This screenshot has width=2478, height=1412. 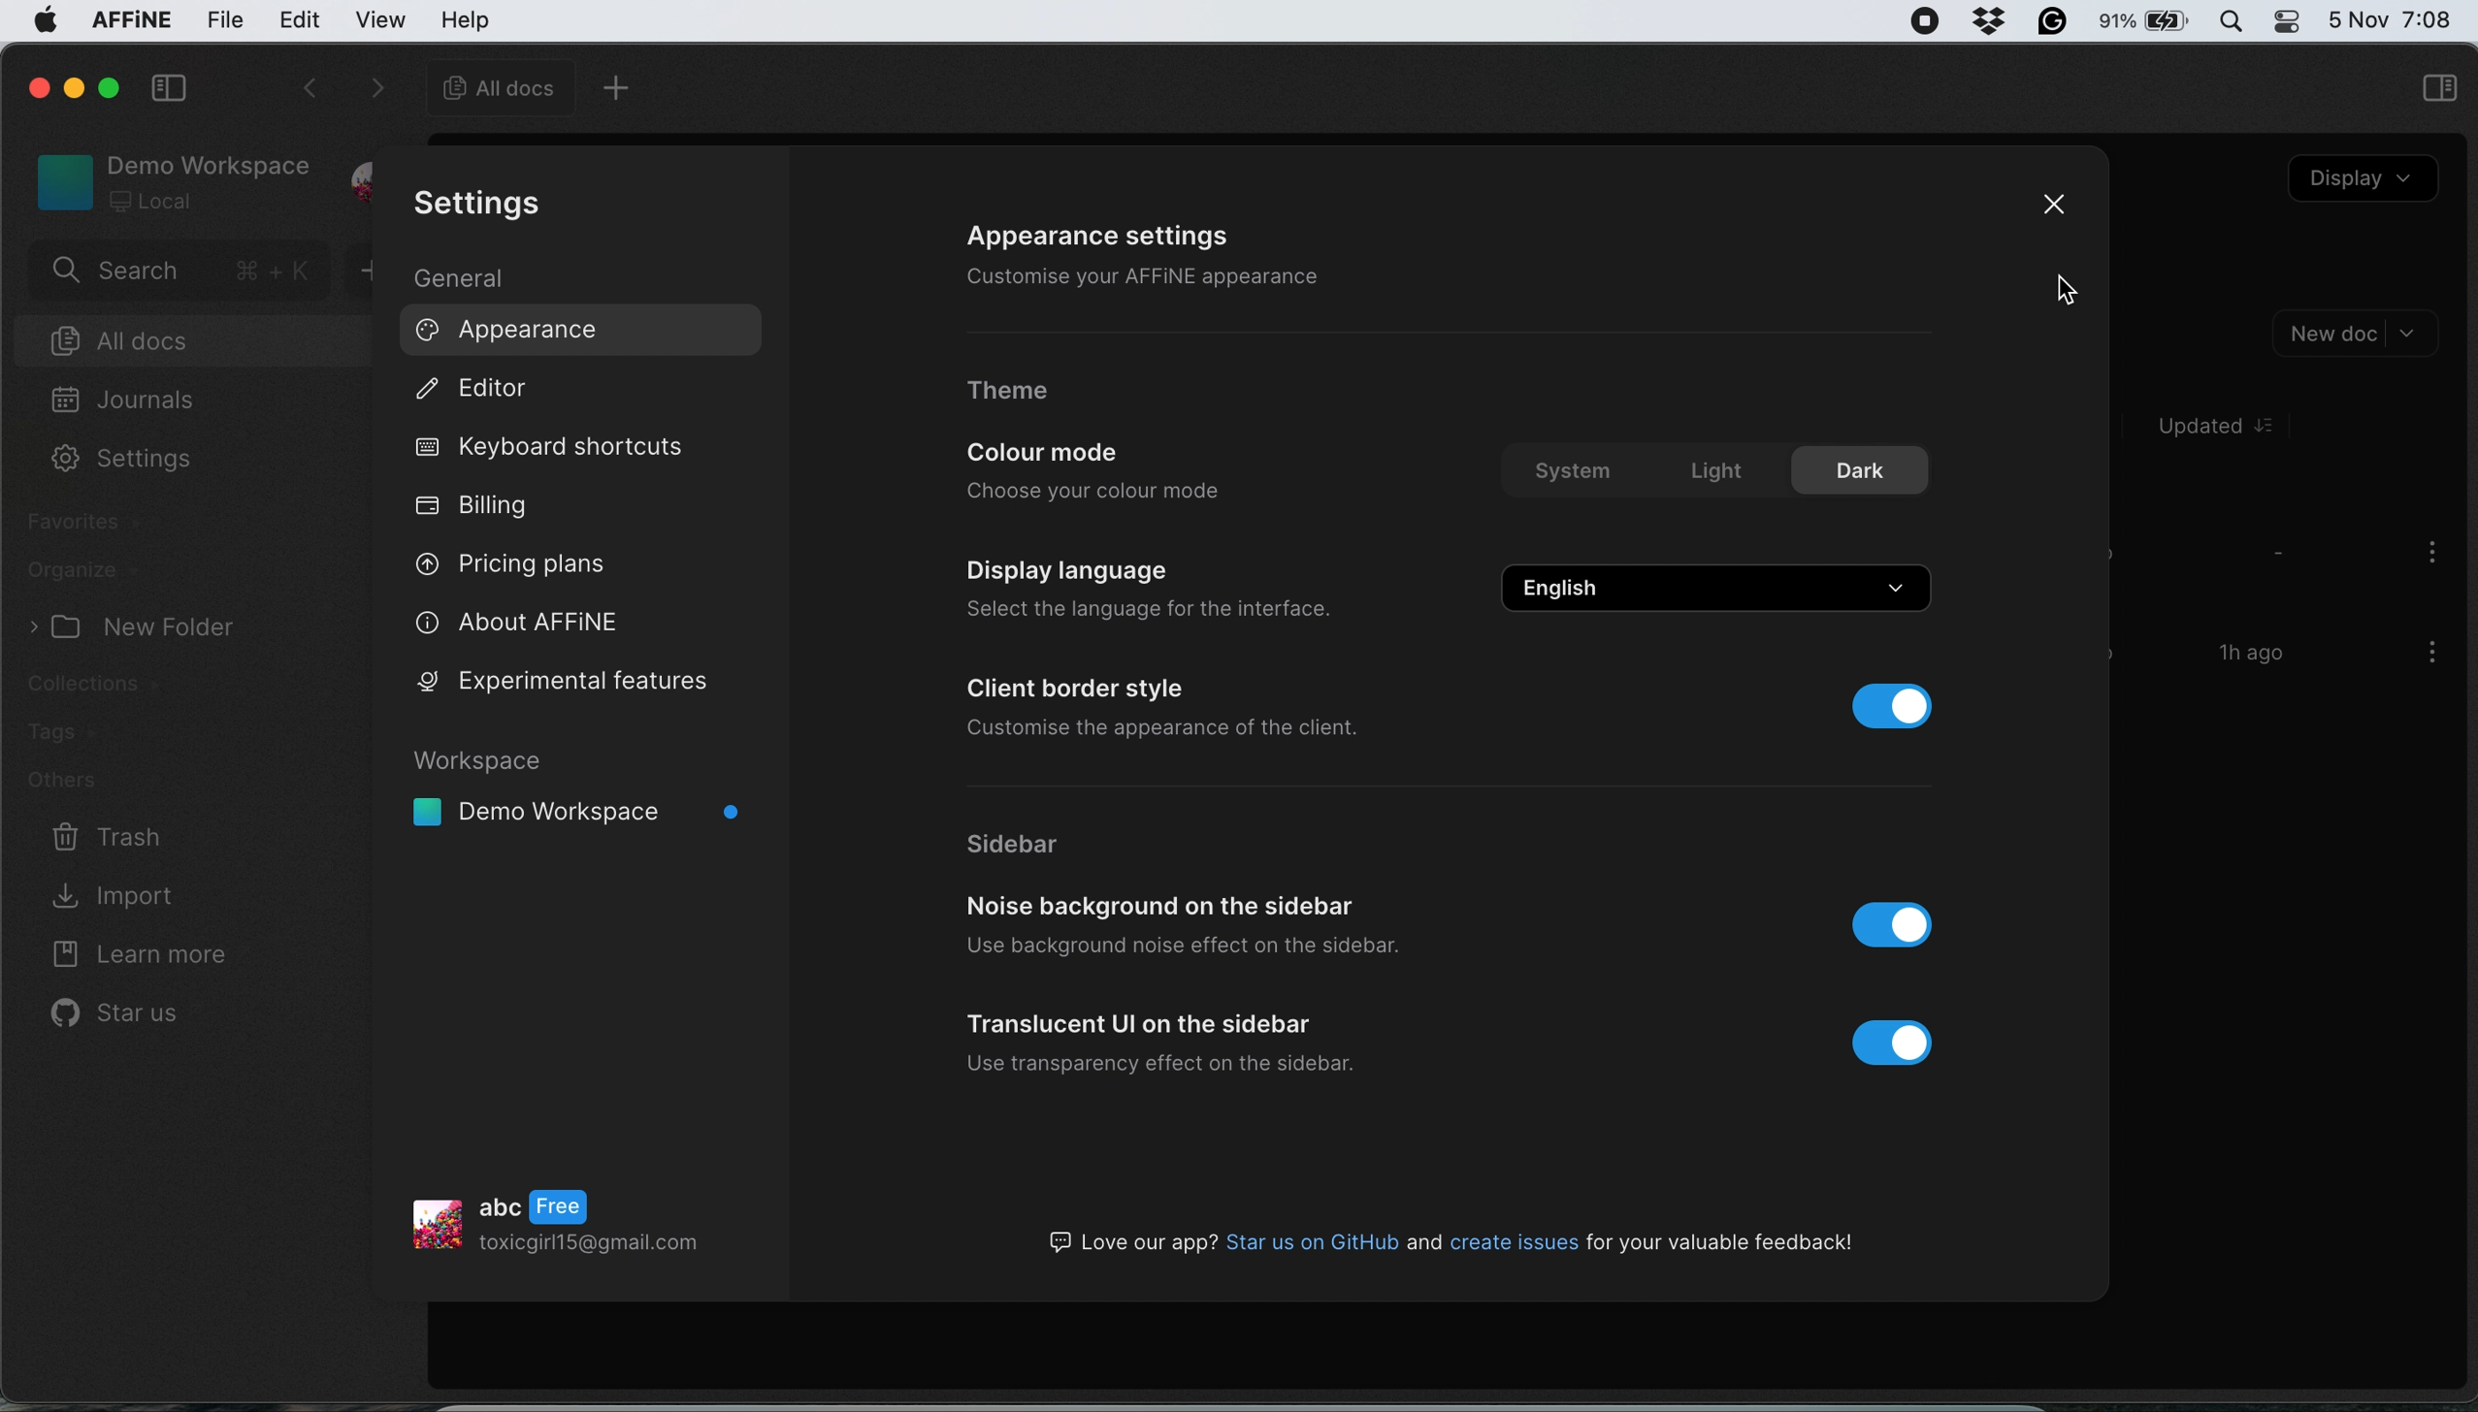 I want to click on toggle button, so click(x=1900, y=924).